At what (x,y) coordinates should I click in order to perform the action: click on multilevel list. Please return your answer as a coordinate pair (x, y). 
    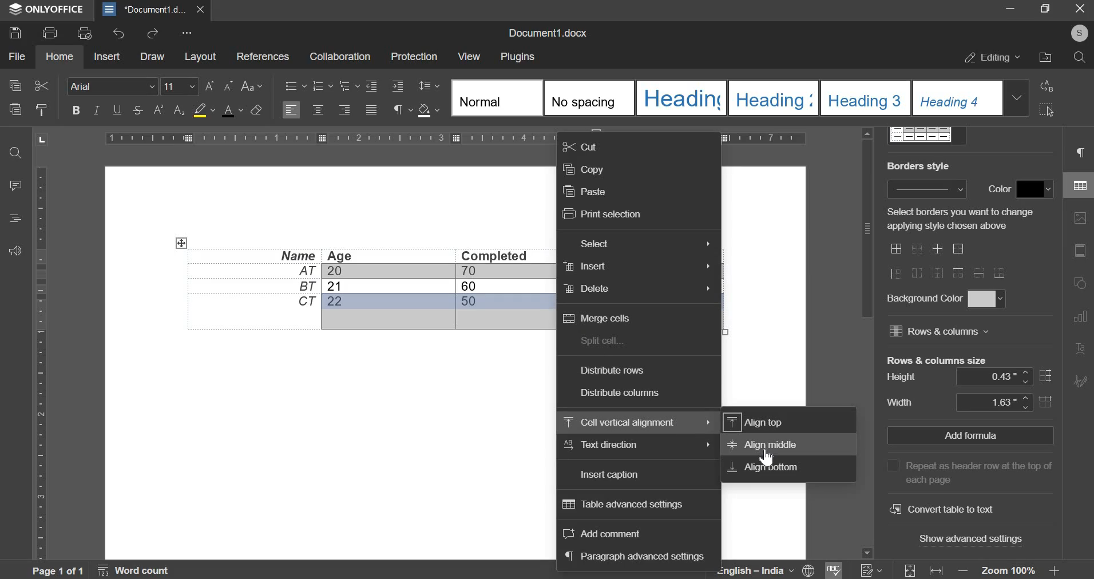
    Looking at the image, I should click on (348, 86).